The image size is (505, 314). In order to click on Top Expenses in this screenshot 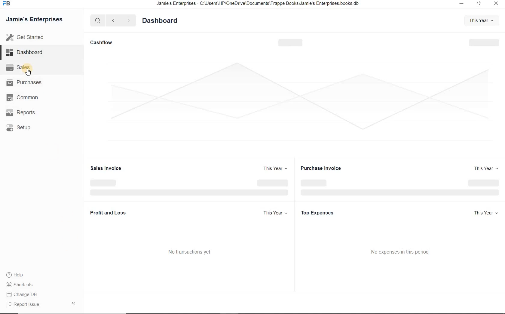, I will do `click(318, 213)`.